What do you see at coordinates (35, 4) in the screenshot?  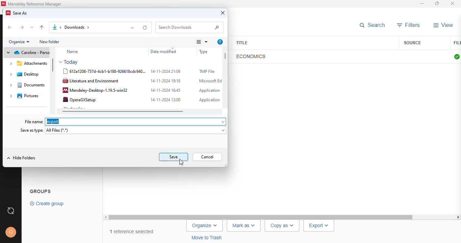 I see `mendeley reference manager` at bounding box center [35, 4].